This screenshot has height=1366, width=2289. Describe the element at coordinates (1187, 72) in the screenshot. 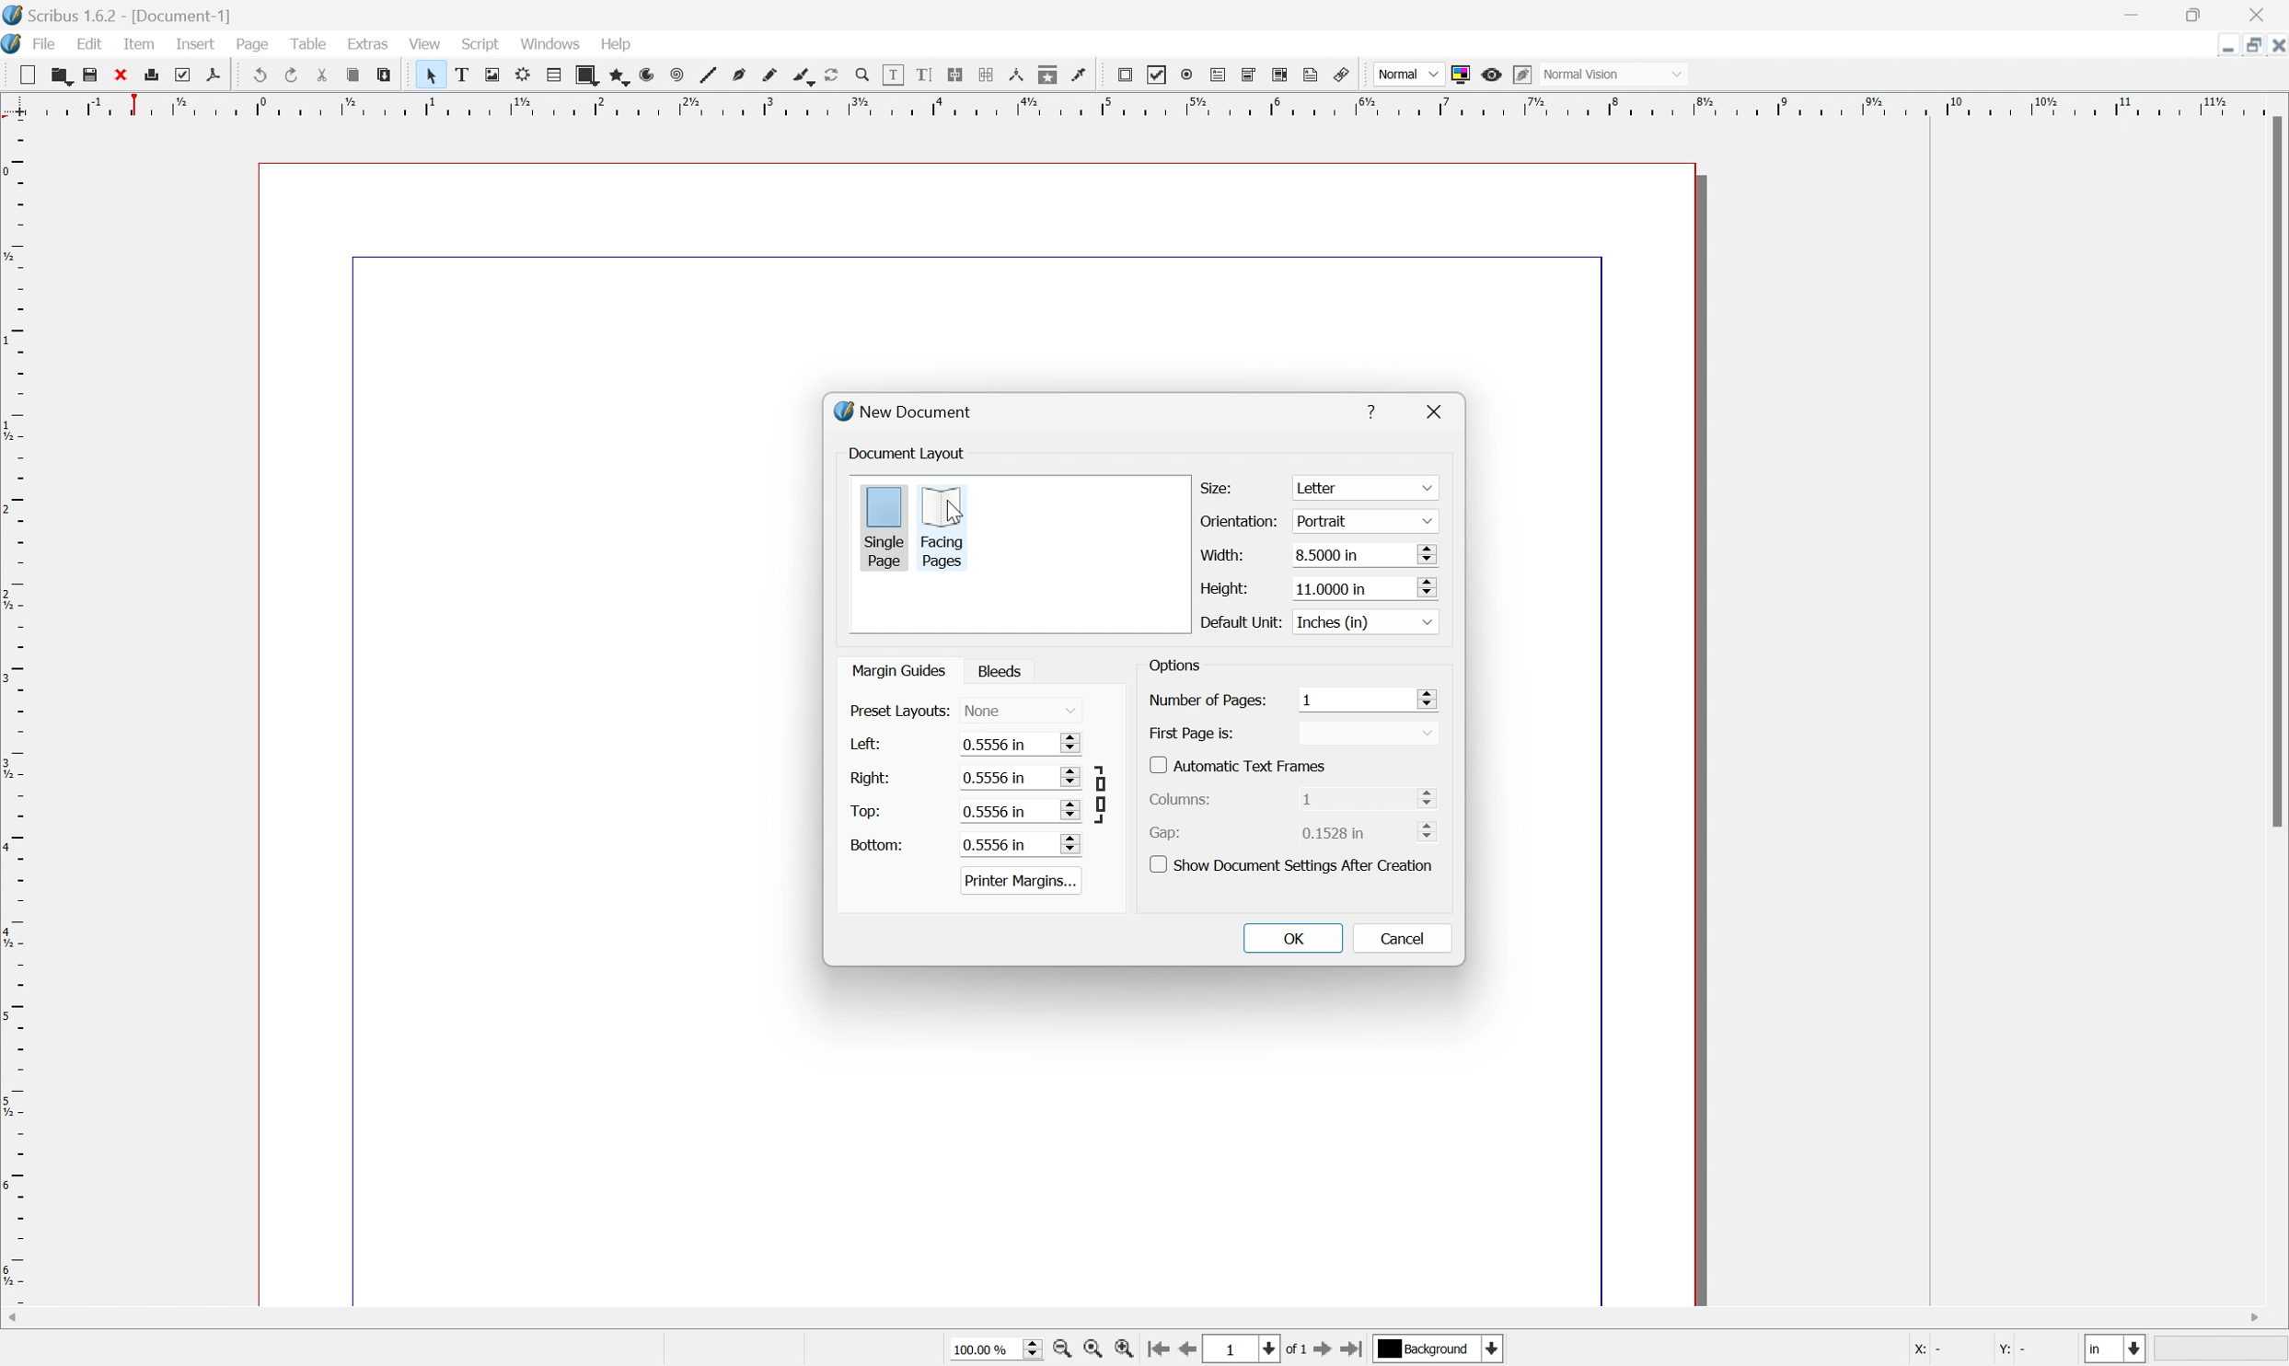

I see `pdf radio button` at that location.